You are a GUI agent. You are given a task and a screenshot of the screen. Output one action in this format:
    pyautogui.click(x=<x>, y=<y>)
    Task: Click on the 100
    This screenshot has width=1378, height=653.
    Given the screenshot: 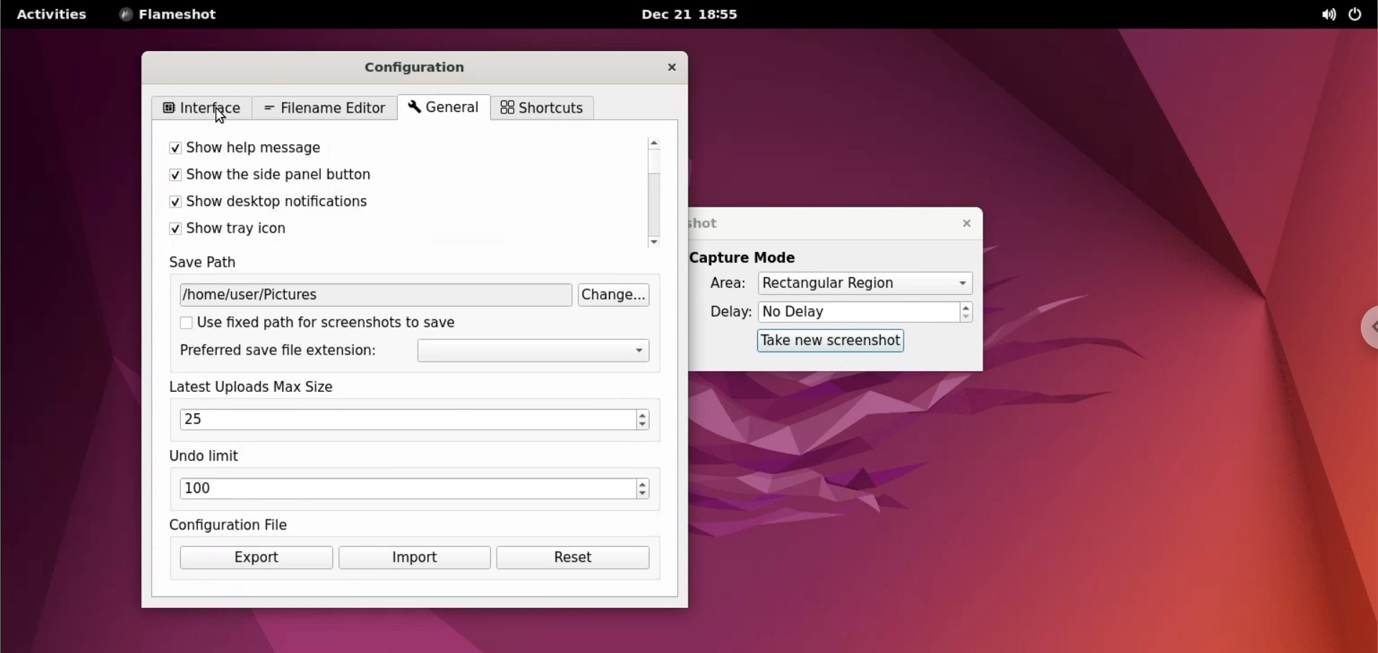 What is the action you would take?
    pyautogui.click(x=408, y=489)
    